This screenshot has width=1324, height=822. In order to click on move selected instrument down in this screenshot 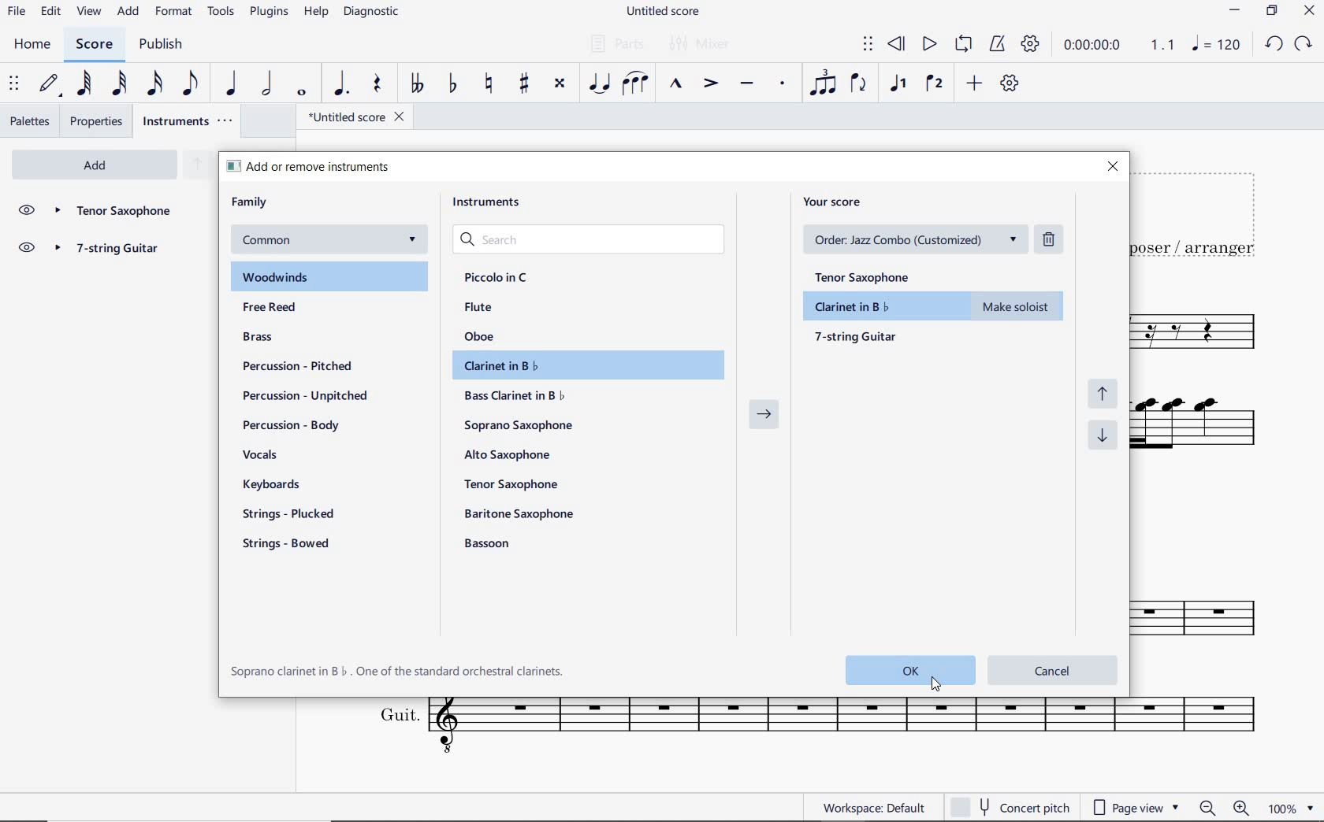, I will do `click(1106, 435)`.